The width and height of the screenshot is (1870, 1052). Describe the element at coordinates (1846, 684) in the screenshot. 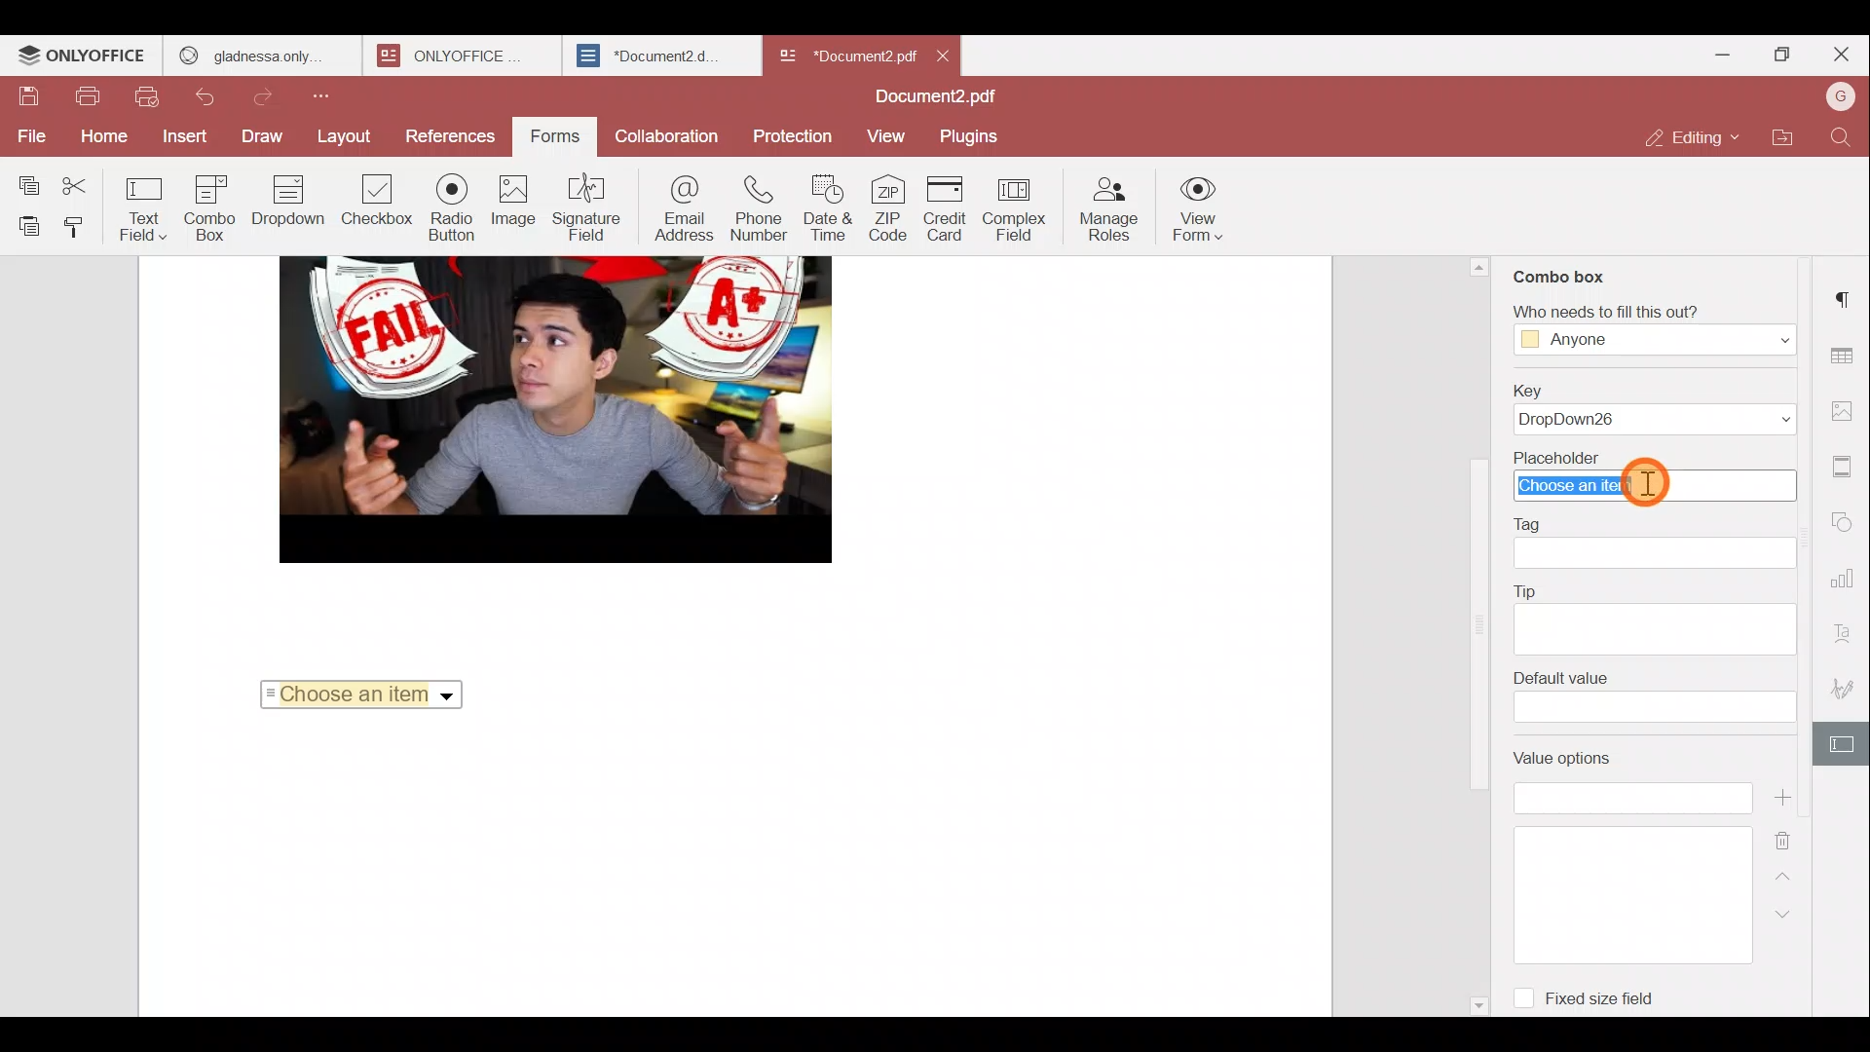

I see `Signature settings` at that location.